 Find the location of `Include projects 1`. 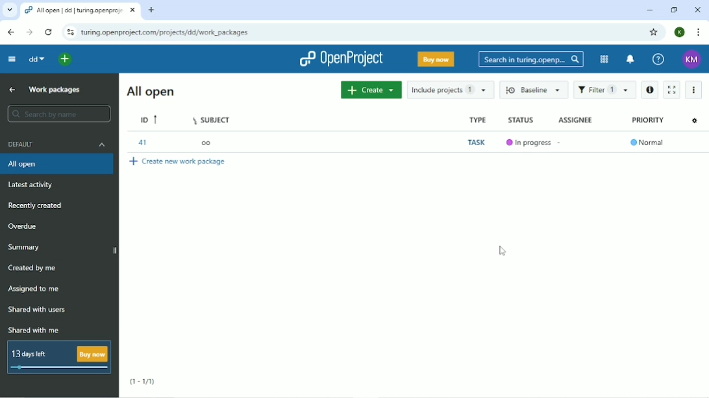

Include projects 1 is located at coordinates (450, 89).